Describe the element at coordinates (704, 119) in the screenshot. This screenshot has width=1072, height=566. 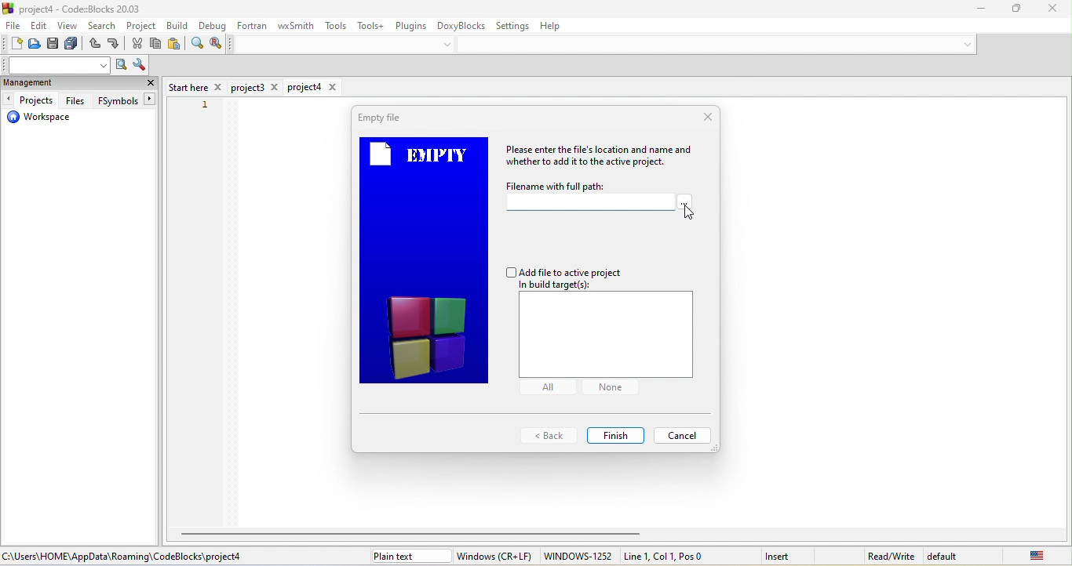
I see `close` at that location.